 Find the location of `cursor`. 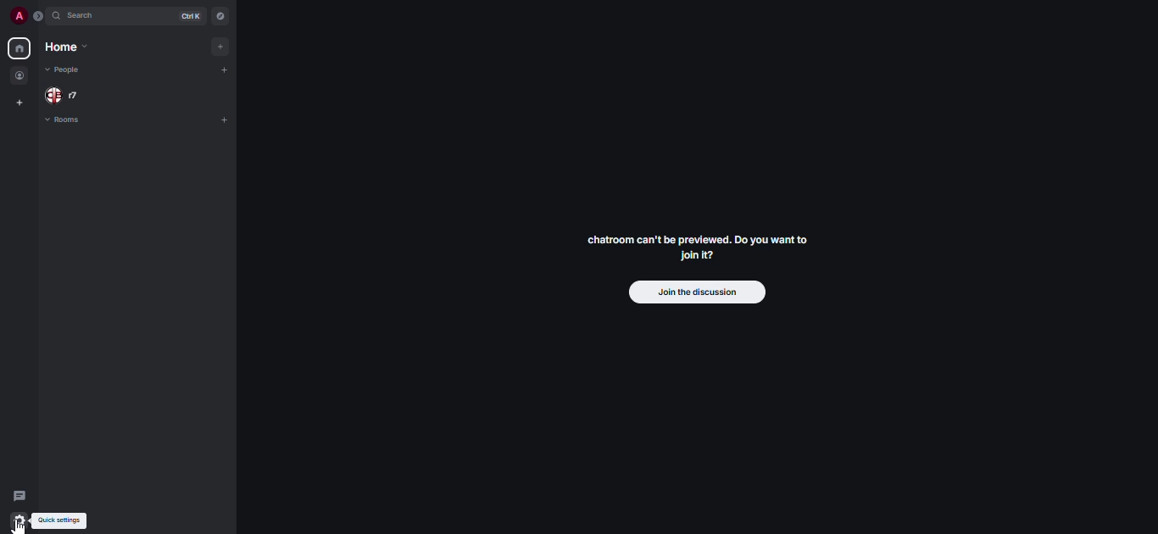

cursor is located at coordinates (21, 527).